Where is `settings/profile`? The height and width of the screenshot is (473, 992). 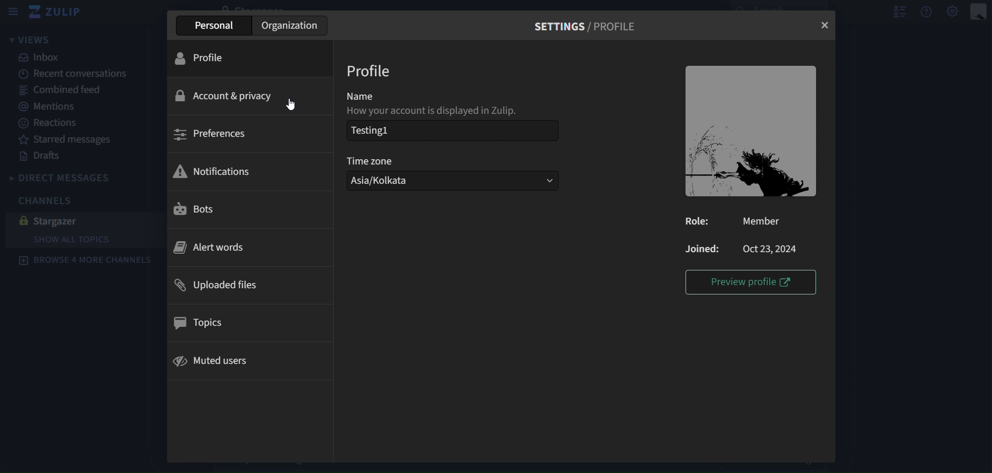 settings/profile is located at coordinates (590, 27).